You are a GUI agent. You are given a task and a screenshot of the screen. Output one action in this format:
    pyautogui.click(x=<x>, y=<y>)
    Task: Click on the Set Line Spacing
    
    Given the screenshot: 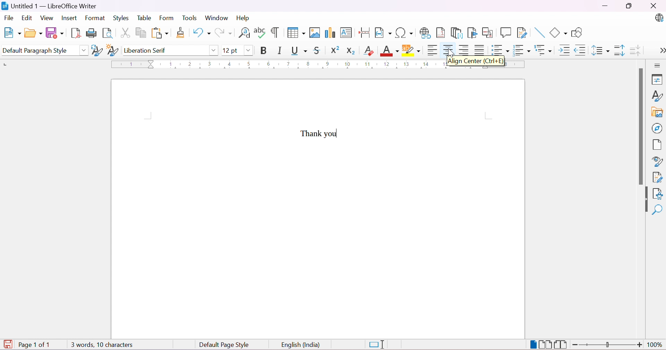 What is the action you would take?
    pyautogui.click(x=600, y=49)
    